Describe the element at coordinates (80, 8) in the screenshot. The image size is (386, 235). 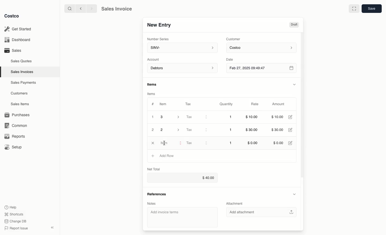
I see `backward` at that location.